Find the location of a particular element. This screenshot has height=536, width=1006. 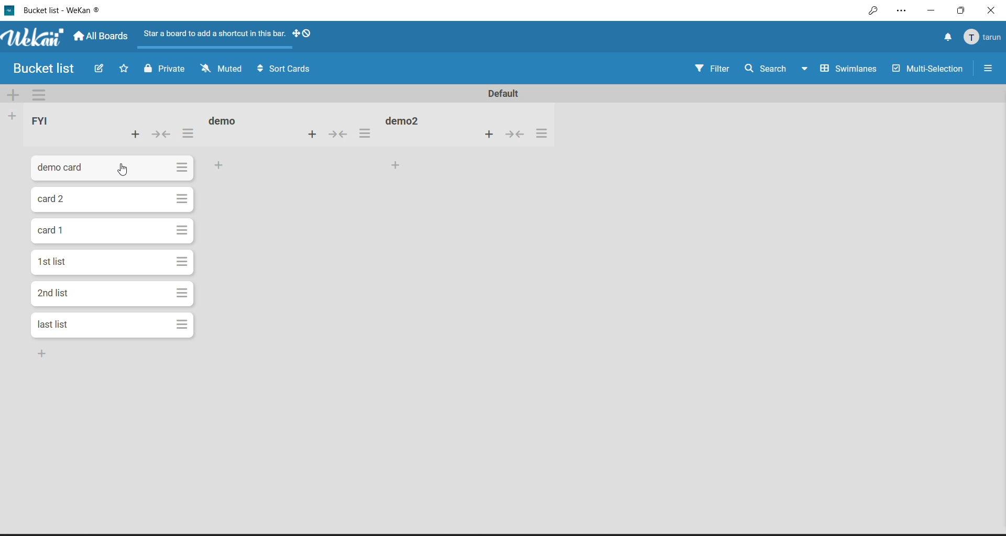

card actions is located at coordinates (183, 262).